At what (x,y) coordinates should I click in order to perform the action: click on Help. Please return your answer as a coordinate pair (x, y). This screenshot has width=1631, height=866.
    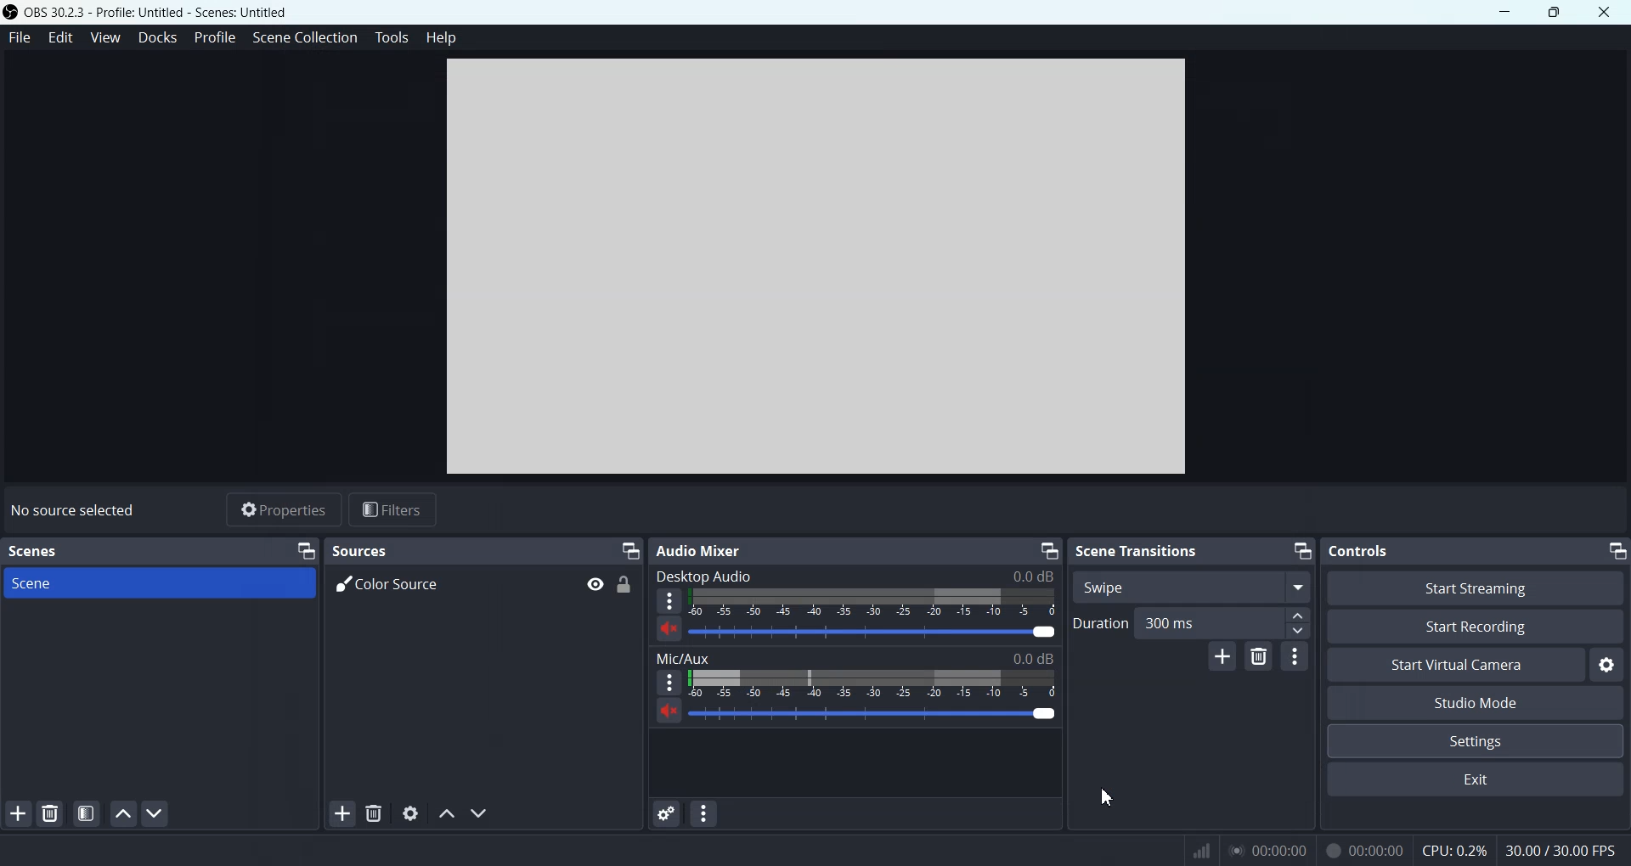
    Looking at the image, I should click on (442, 37).